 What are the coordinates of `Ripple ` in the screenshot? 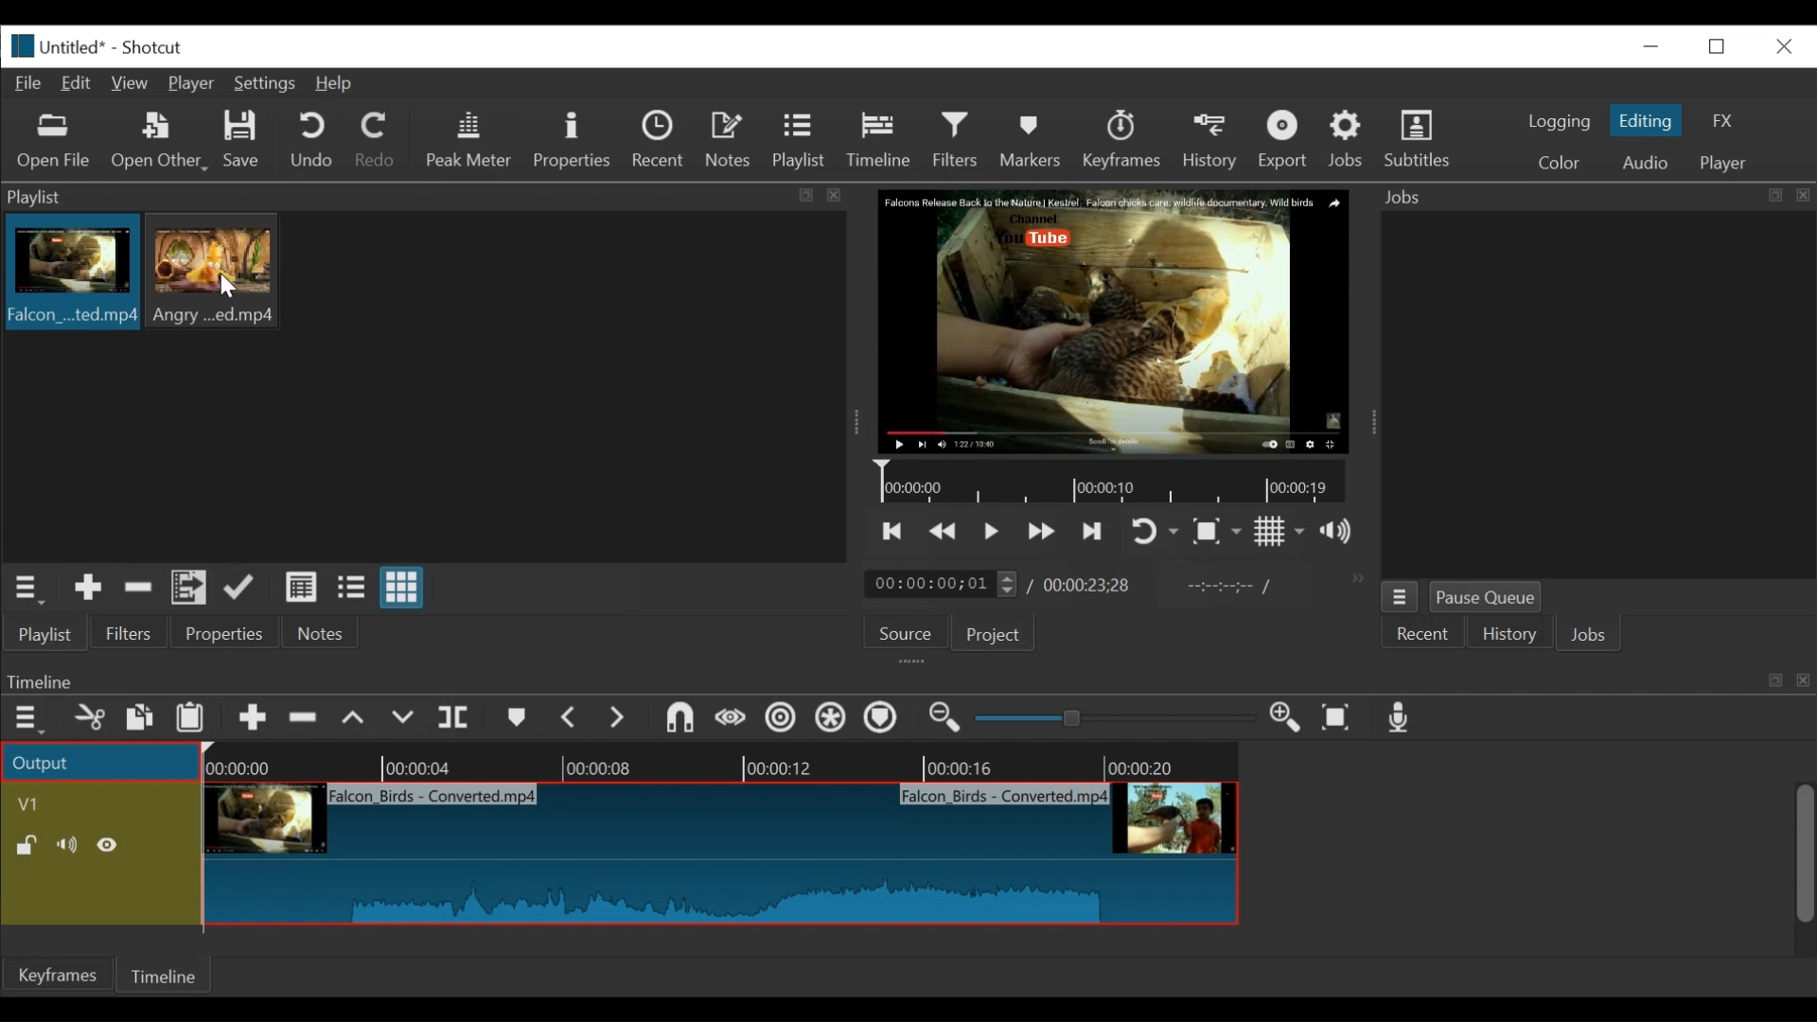 It's located at (781, 720).